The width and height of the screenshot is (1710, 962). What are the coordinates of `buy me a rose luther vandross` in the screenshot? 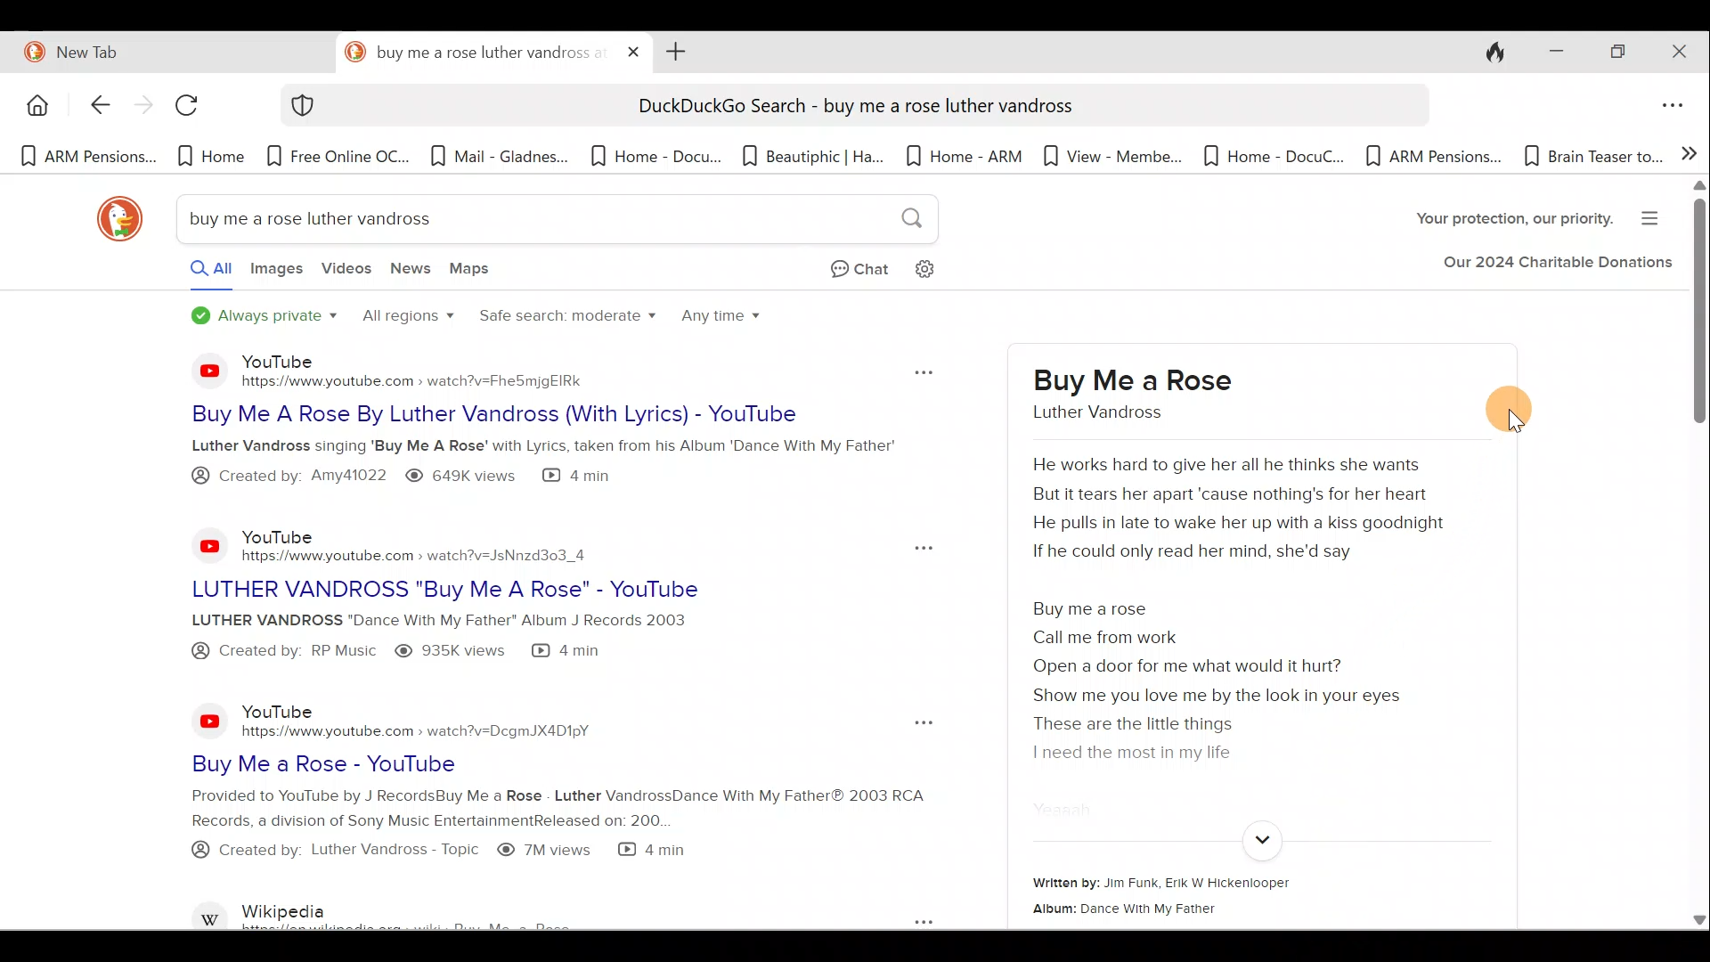 It's located at (552, 221).